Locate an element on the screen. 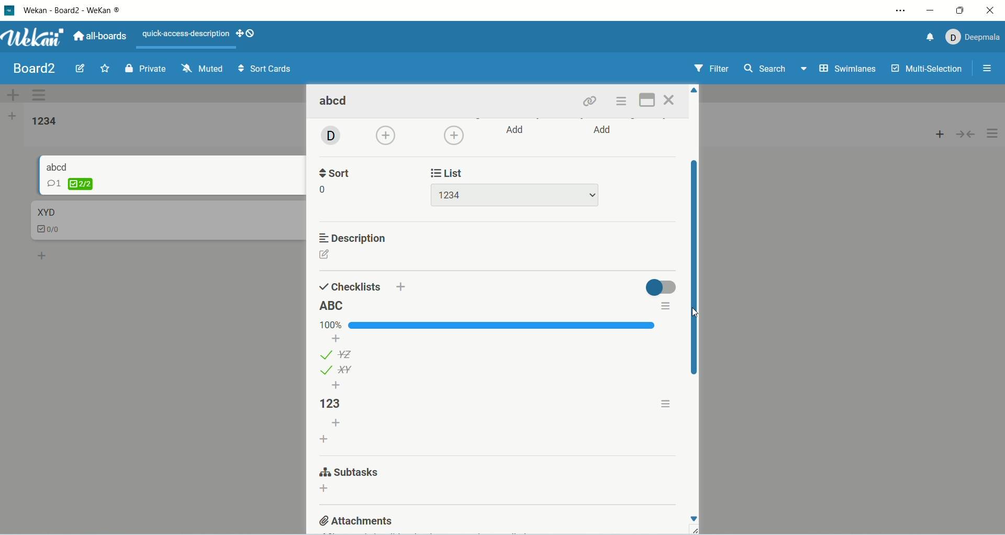 Image resolution: width=1005 pixels, height=535 pixels. avatar is located at coordinates (329, 137).